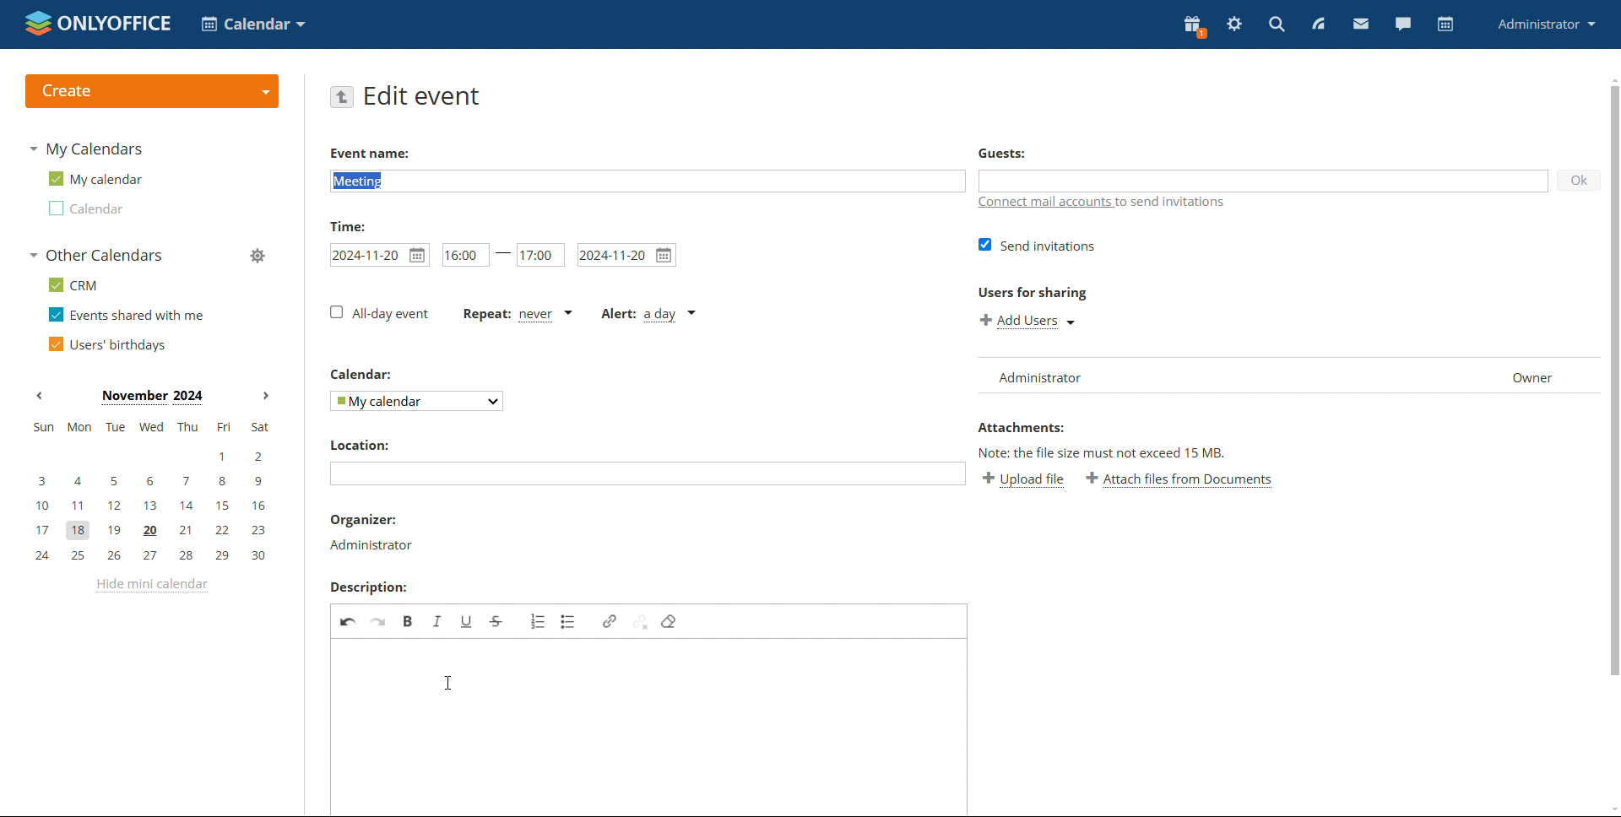 The height and width of the screenshot is (817, 1621). I want to click on remove format, so click(670, 621).